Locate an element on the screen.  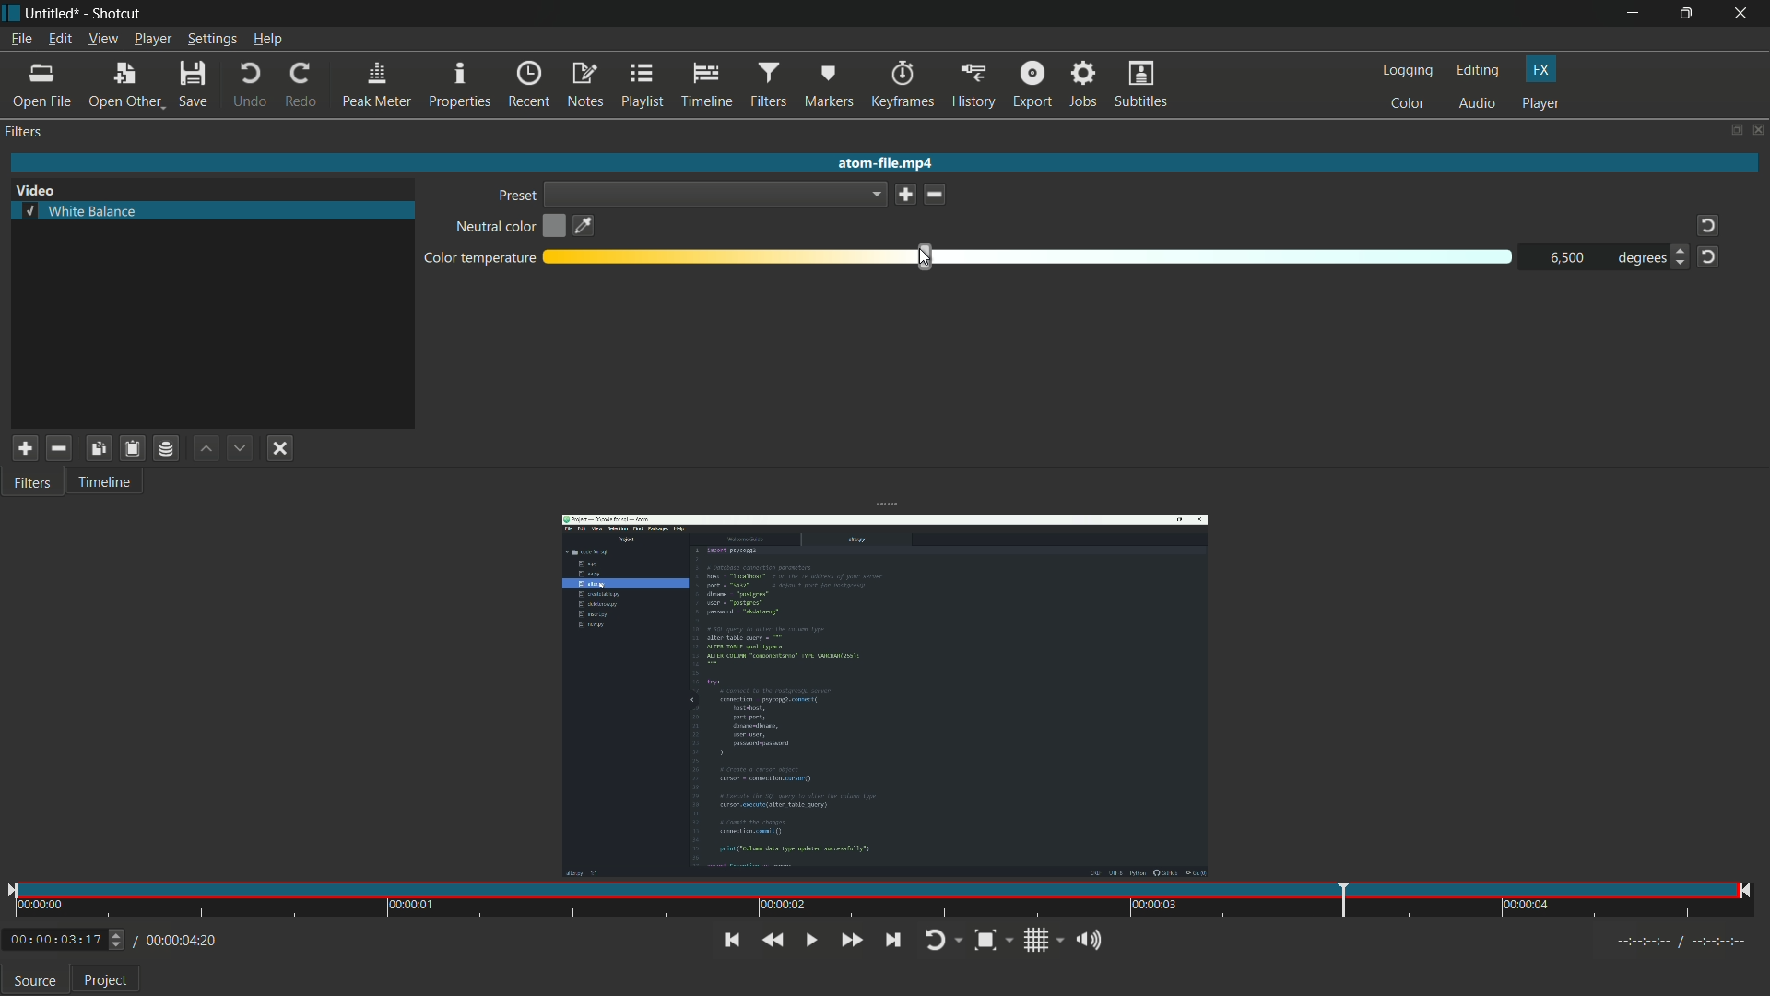
file menu is located at coordinates (21, 38).